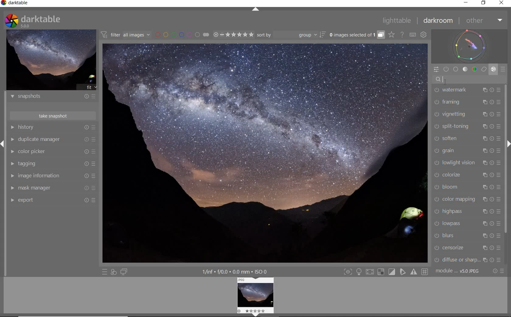 Image resolution: width=511 pixels, height=317 pixels. I want to click on TAKE SNAPSHOTS, so click(53, 116).